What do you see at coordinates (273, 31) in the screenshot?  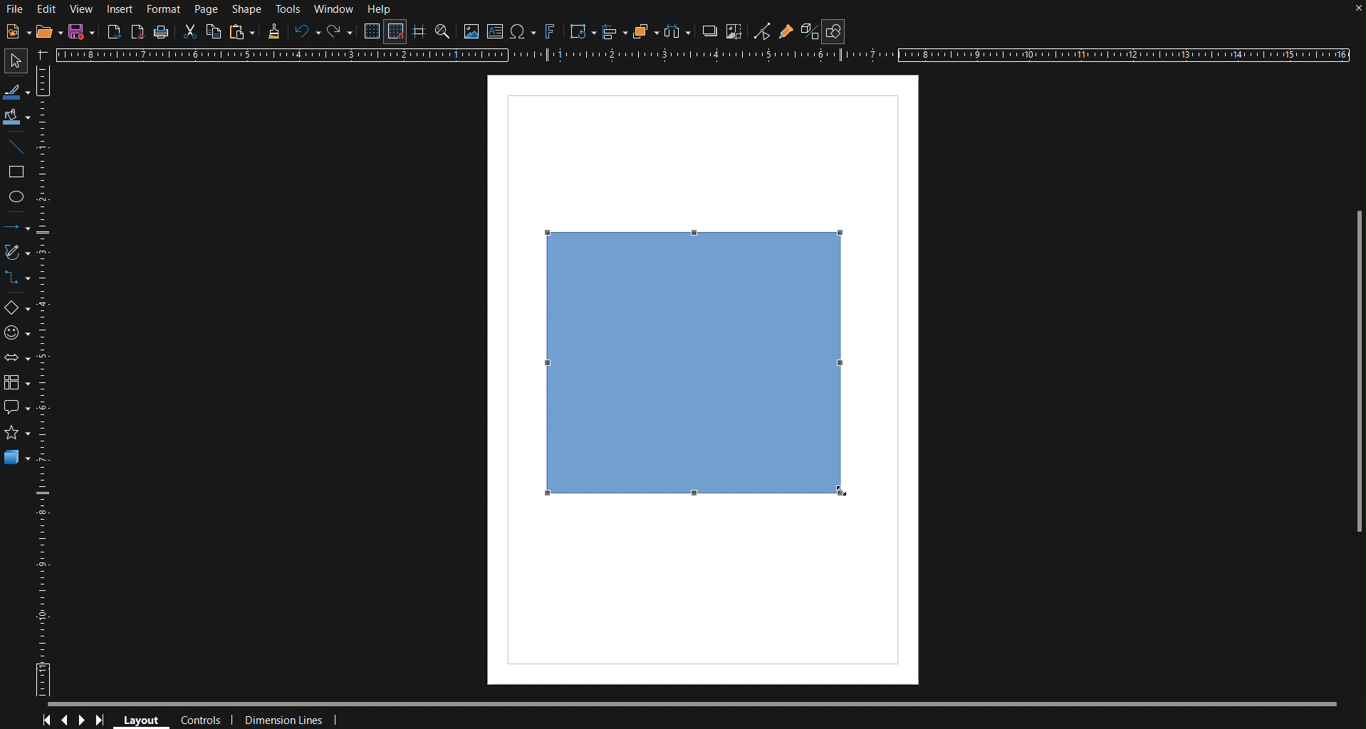 I see `Formatting` at bounding box center [273, 31].